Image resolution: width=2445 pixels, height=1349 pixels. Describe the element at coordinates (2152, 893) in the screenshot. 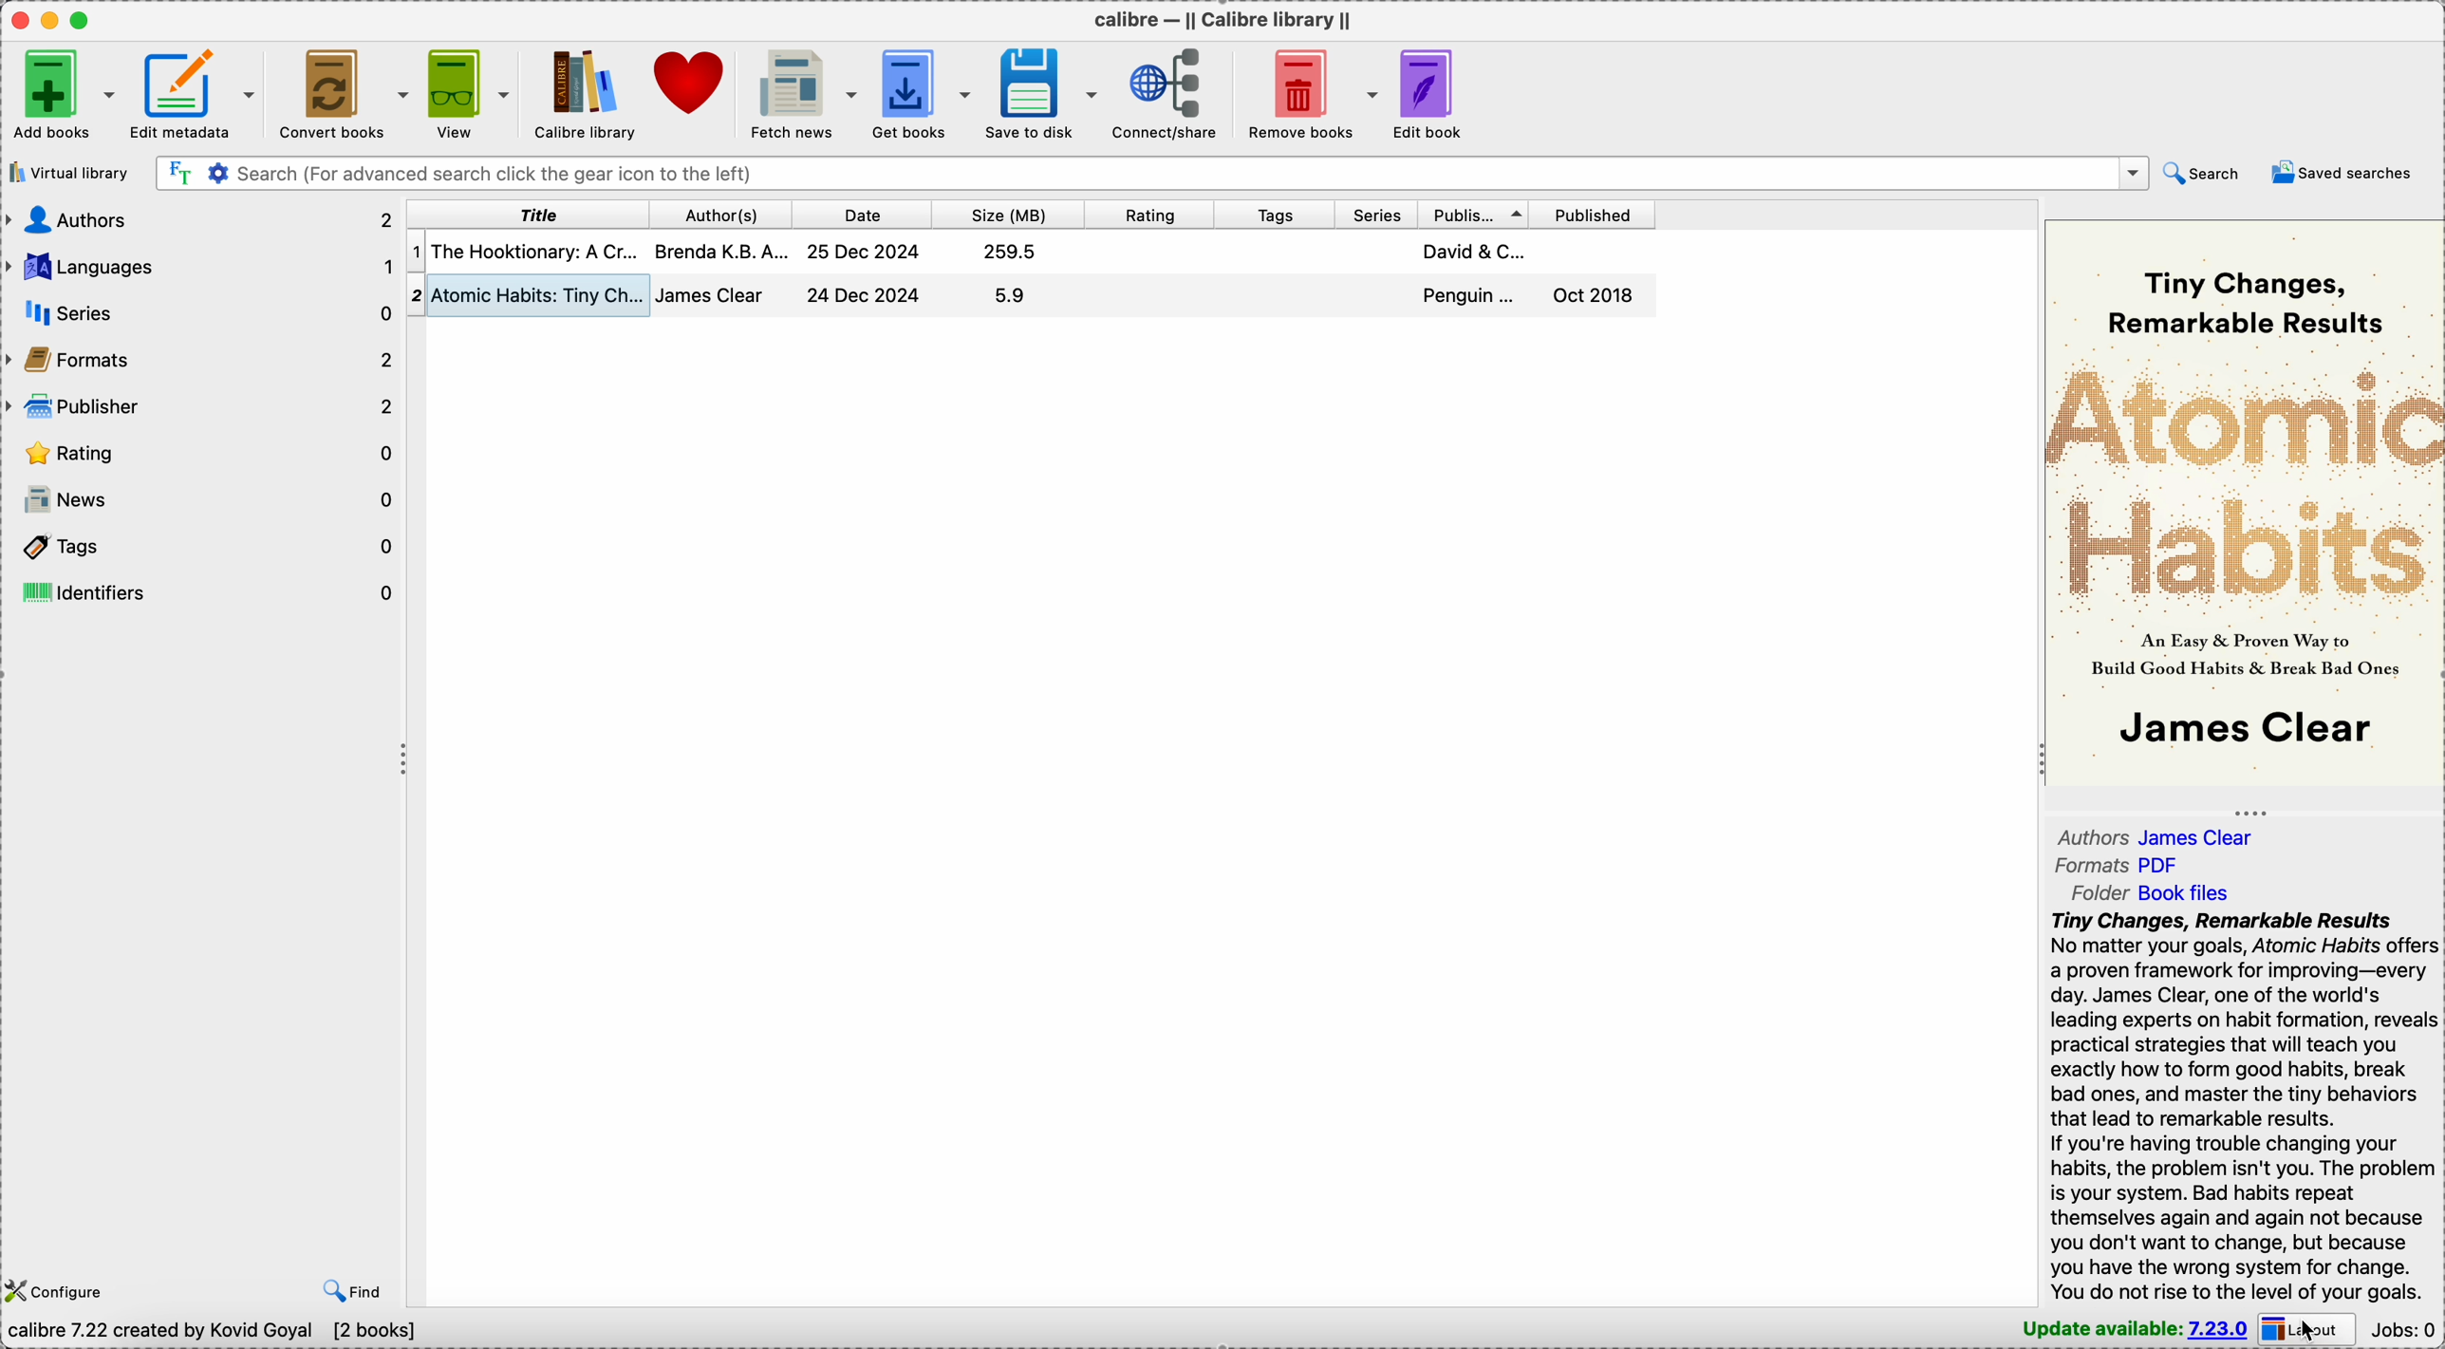

I see `folder book files` at that location.